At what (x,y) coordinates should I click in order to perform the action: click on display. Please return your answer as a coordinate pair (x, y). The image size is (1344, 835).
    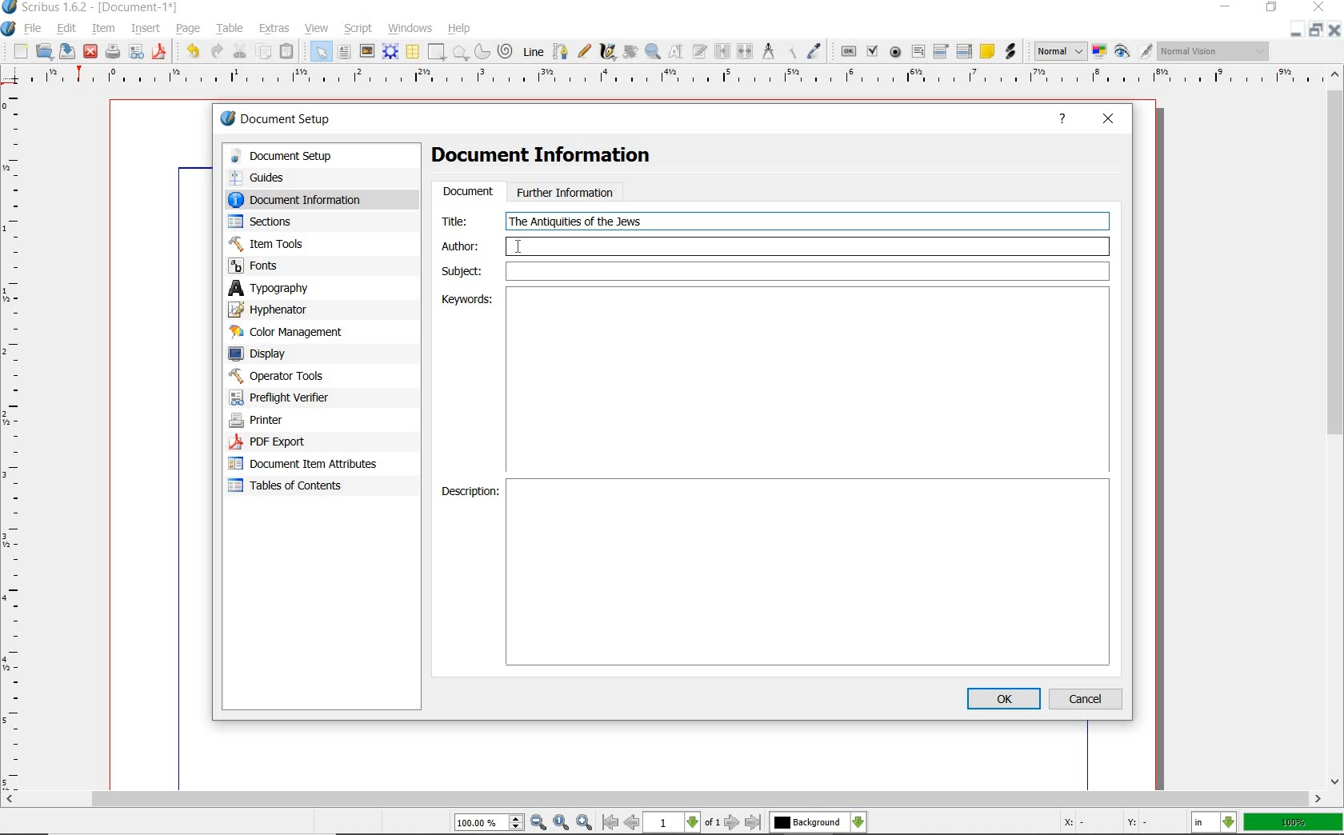
    Looking at the image, I should click on (286, 353).